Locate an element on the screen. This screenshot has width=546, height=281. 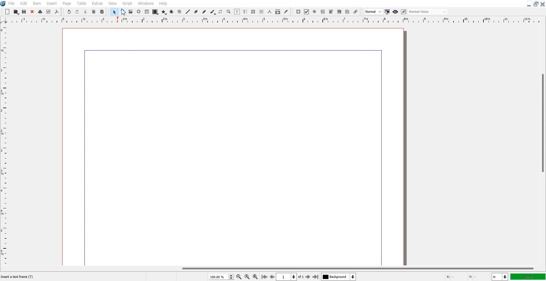
Go to First Page is located at coordinates (264, 276).